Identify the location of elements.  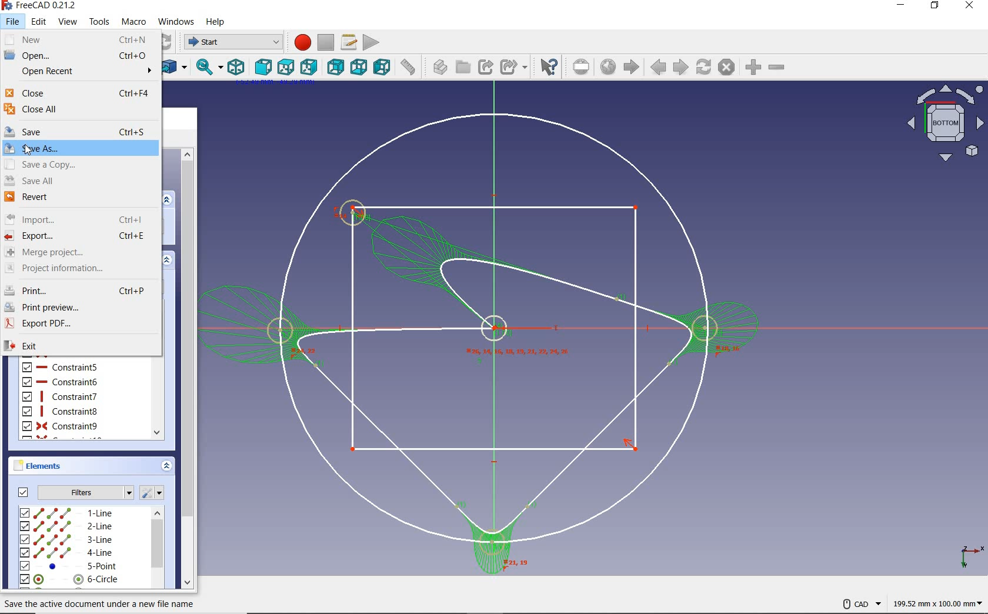
(54, 466).